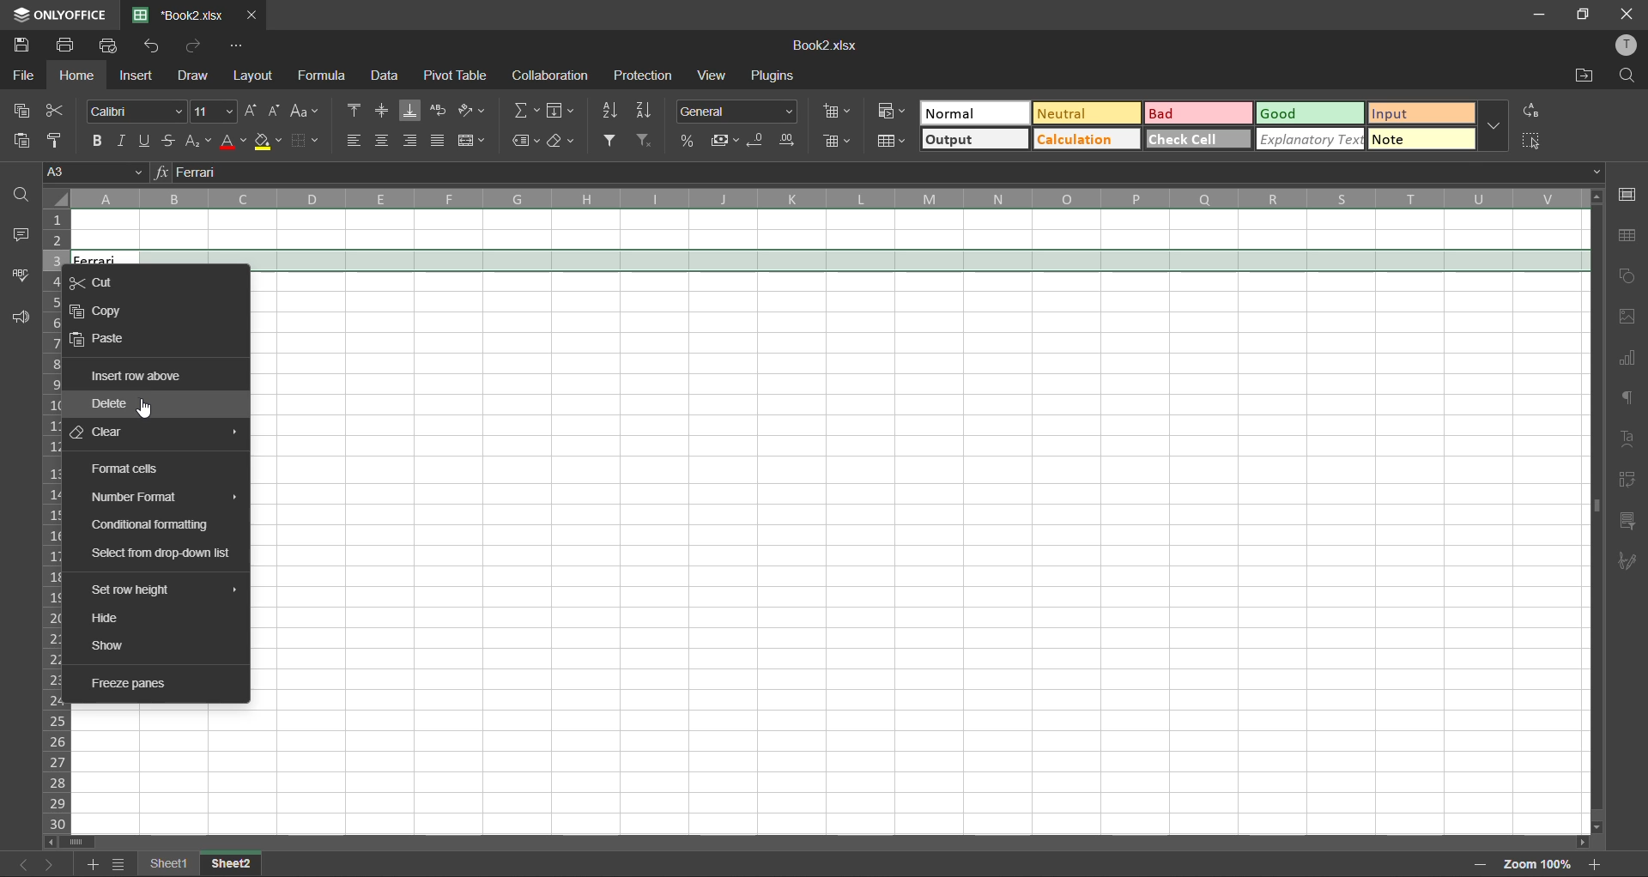 The height and width of the screenshot is (877, 1648). What do you see at coordinates (173, 140) in the screenshot?
I see `strikethrough` at bounding box center [173, 140].